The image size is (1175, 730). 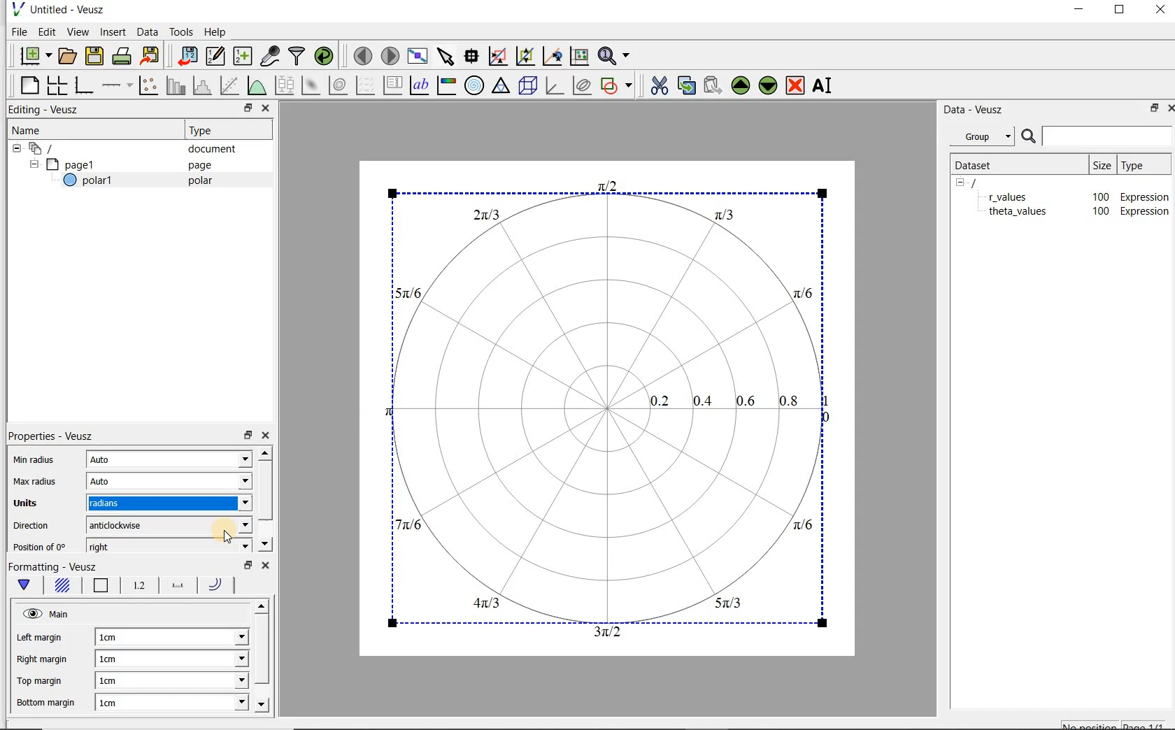 What do you see at coordinates (176, 85) in the screenshot?
I see `plot bar charts` at bounding box center [176, 85].